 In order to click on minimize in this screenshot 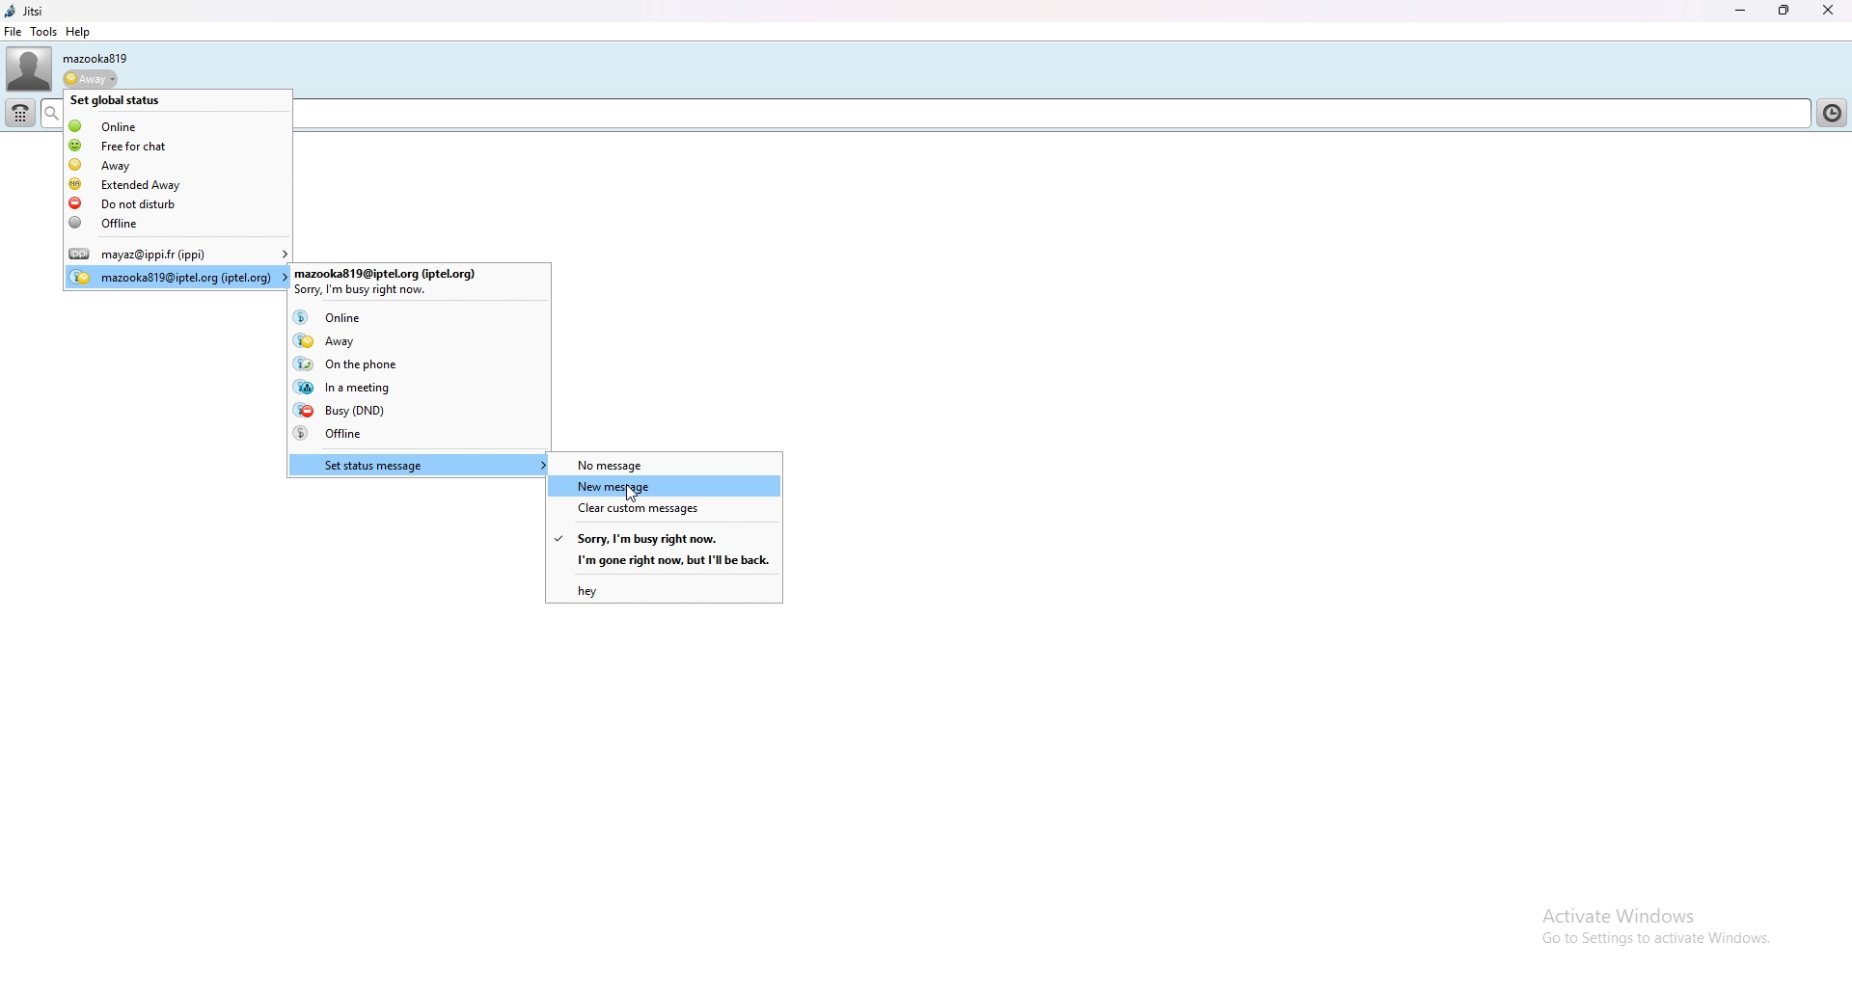, I will do `click(1741, 11)`.